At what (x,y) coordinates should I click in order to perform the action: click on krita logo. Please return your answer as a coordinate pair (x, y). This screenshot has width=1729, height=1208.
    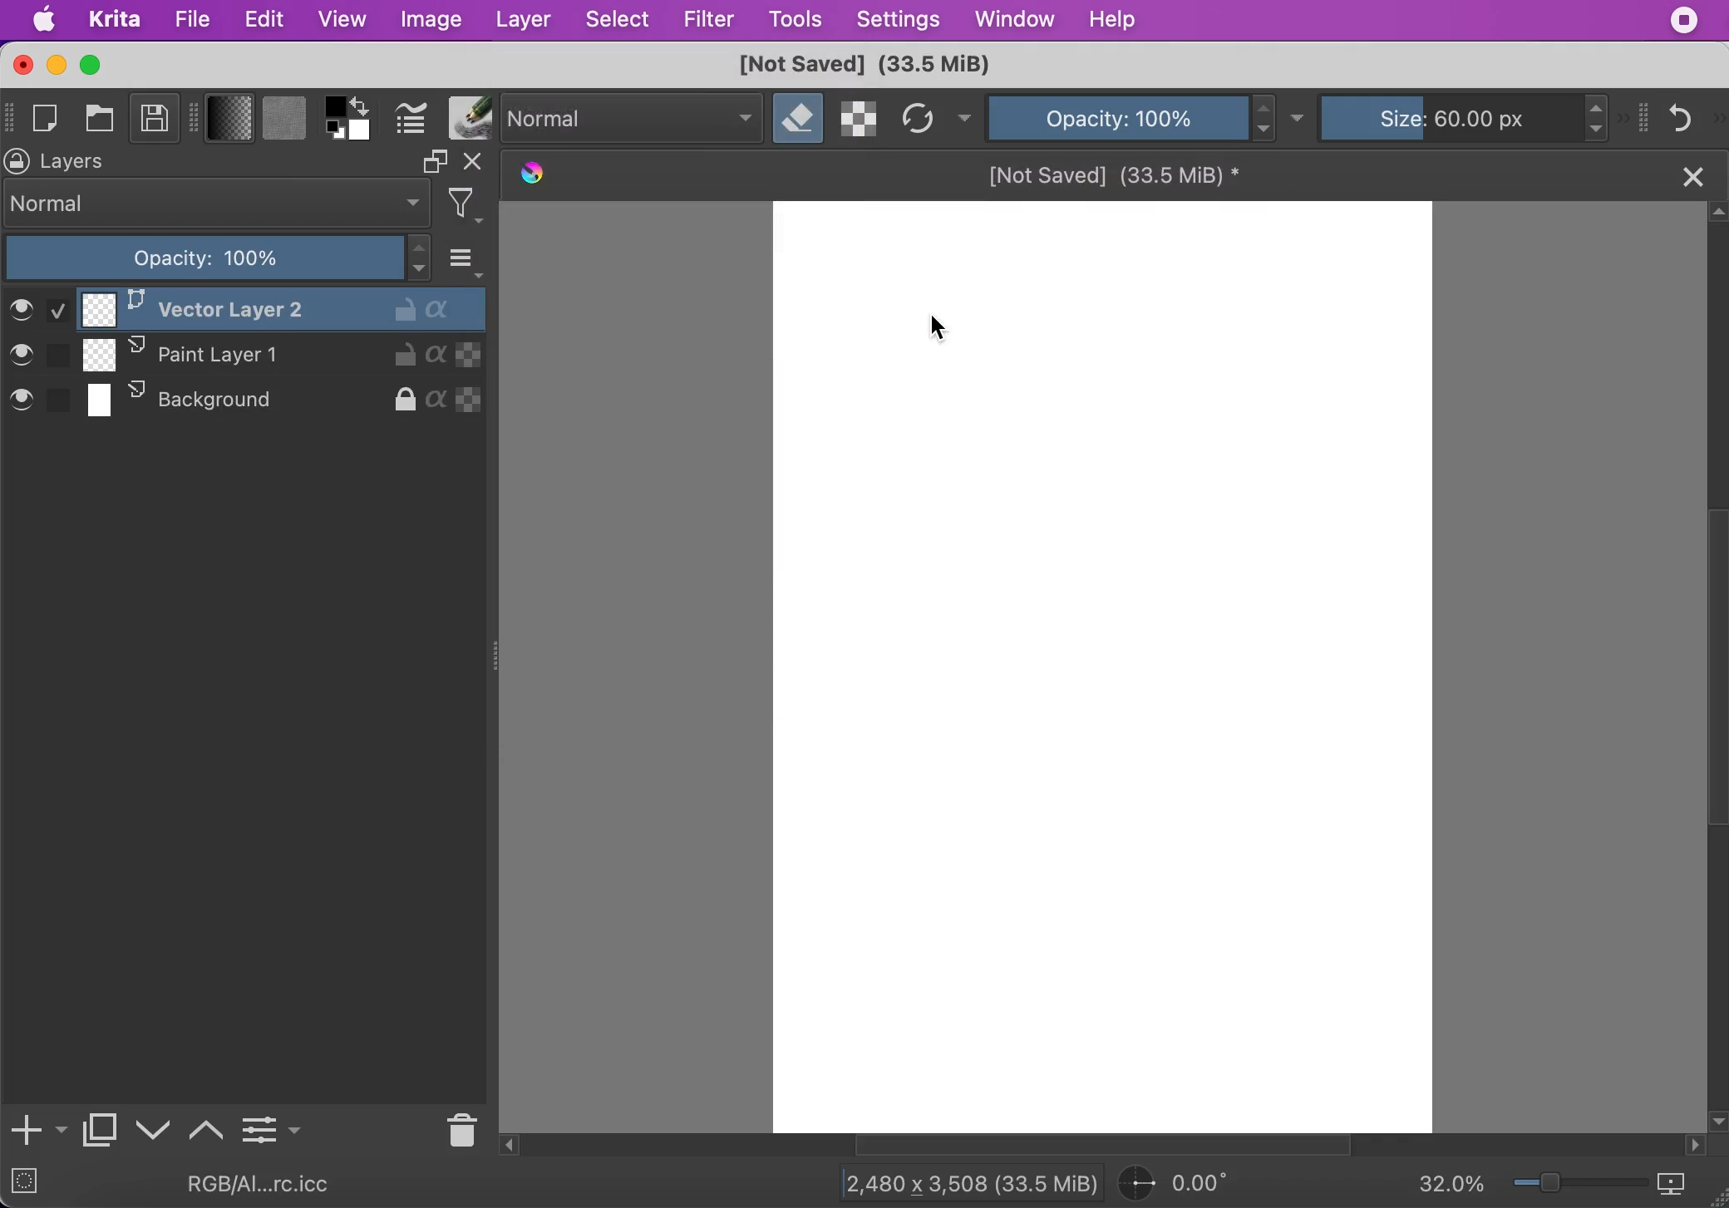
    Looking at the image, I should click on (530, 175).